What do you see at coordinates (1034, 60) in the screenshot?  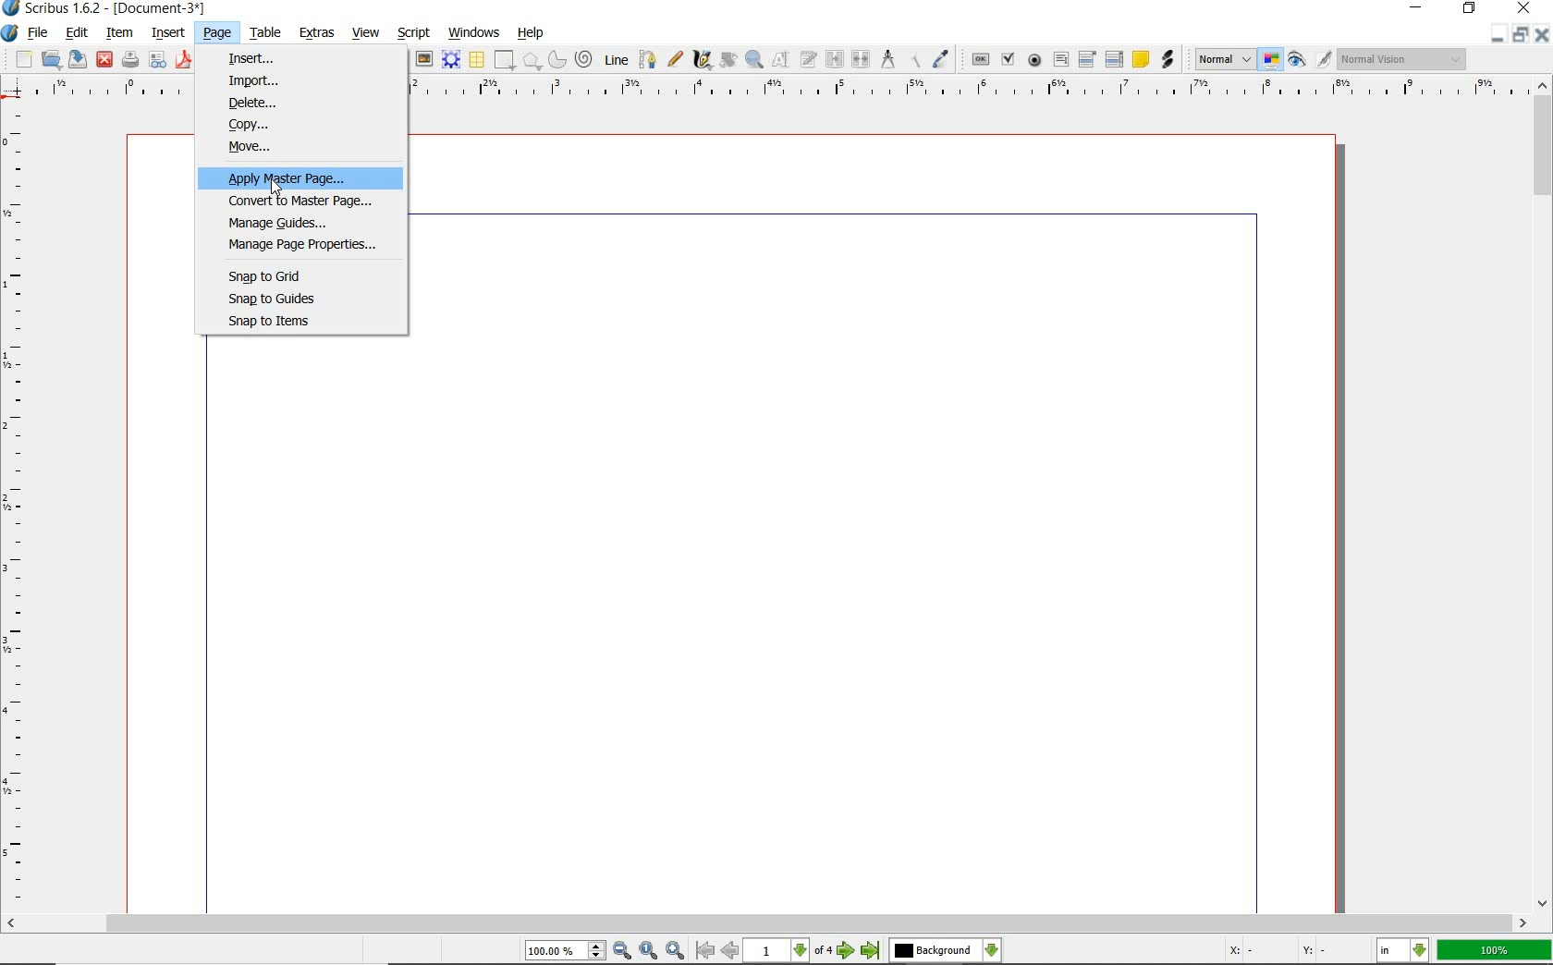 I see `pdf radio button` at bounding box center [1034, 60].